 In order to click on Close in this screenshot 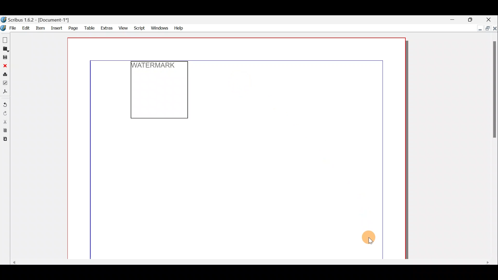, I will do `click(5, 66)`.